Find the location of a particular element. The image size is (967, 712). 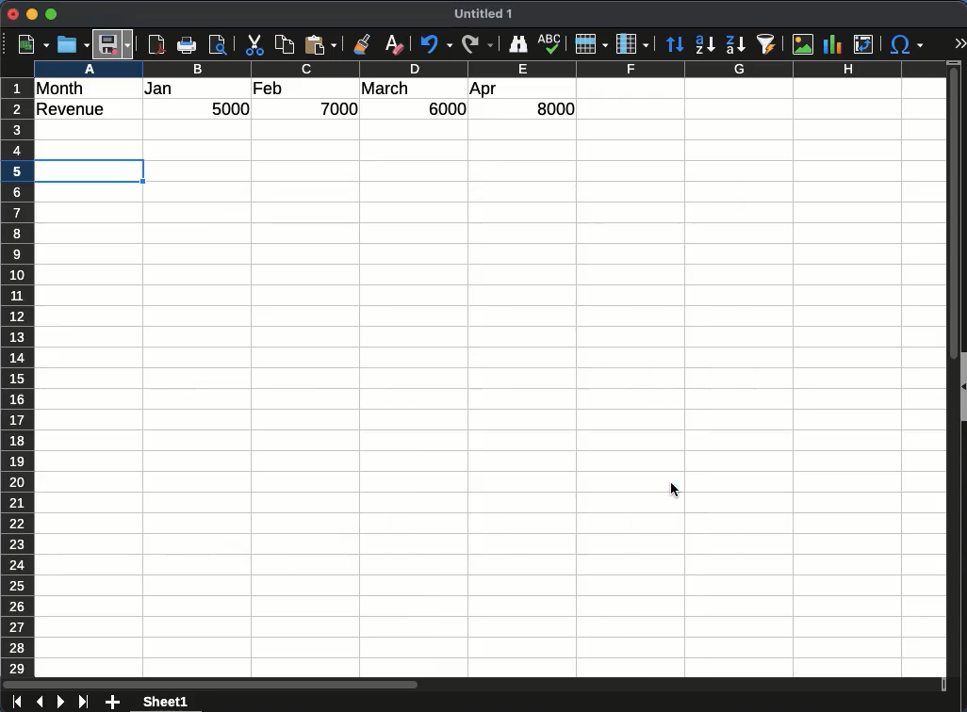

add sheet is located at coordinates (114, 703).